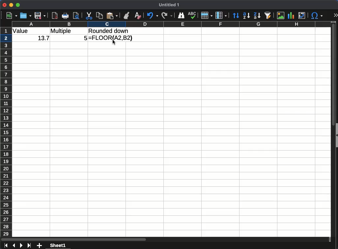 This screenshot has height=249, width=338. What do you see at coordinates (5, 5) in the screenshot?
I see `close` at bounding box center [5, 5].